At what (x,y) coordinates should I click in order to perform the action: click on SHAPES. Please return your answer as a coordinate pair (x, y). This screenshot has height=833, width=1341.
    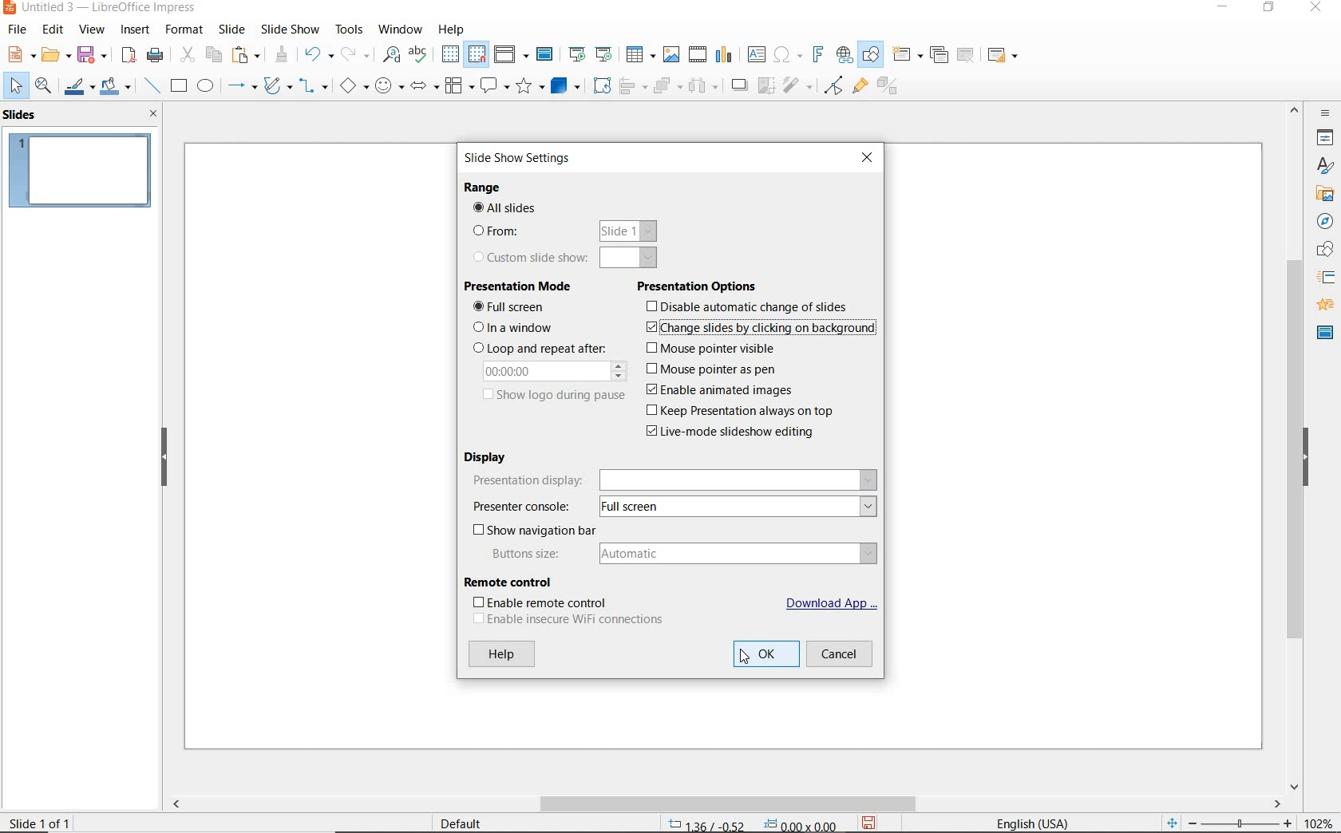
    Looking at the image, I should click on (1322, 251).